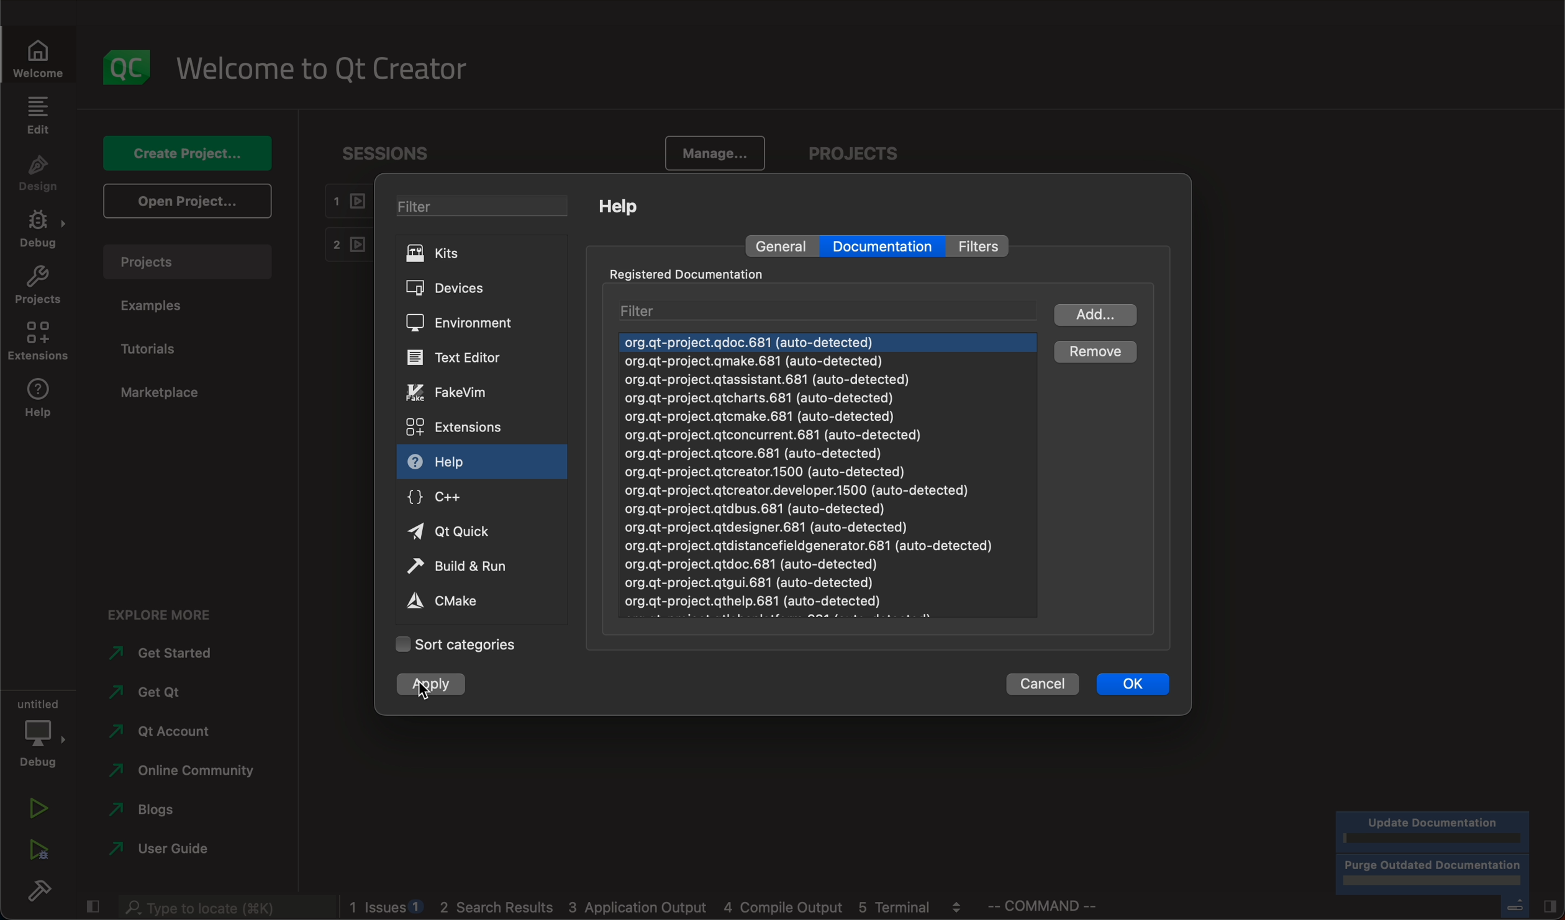 This screenshot has height=920, width=1565. What do you see at coordinates (446, 500) in the screenshot?
I see `c++` at bounding box center [446, 500].